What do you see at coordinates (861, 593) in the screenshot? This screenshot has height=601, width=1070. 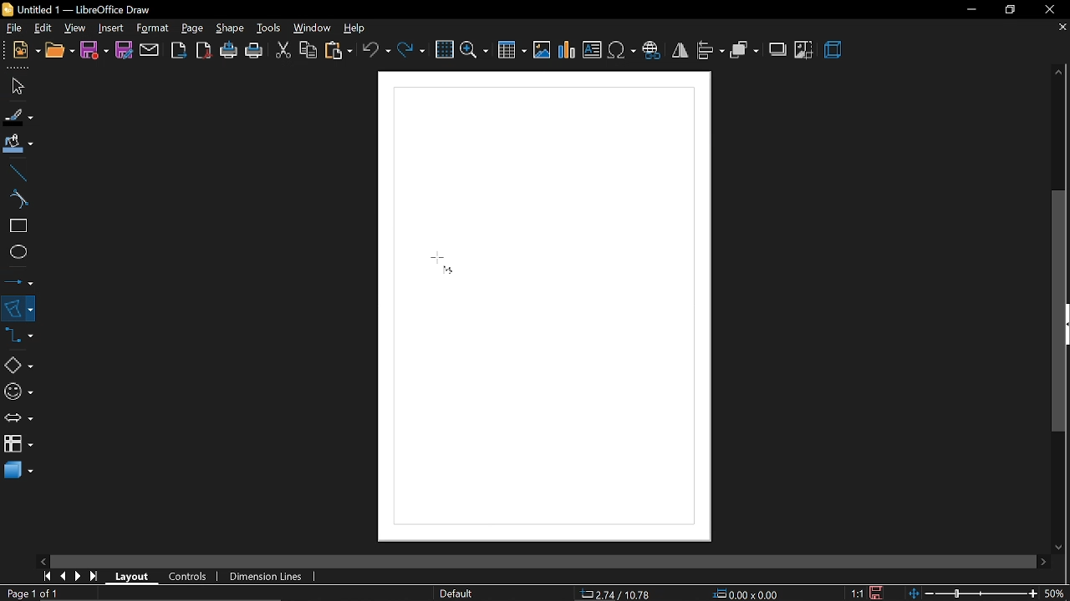 I see `scaling factor` at bounding box center [861, 593].